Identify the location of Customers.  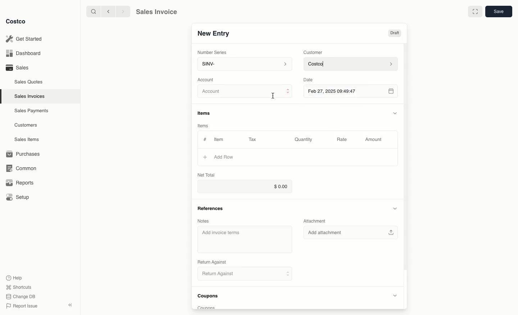
(27, 125).